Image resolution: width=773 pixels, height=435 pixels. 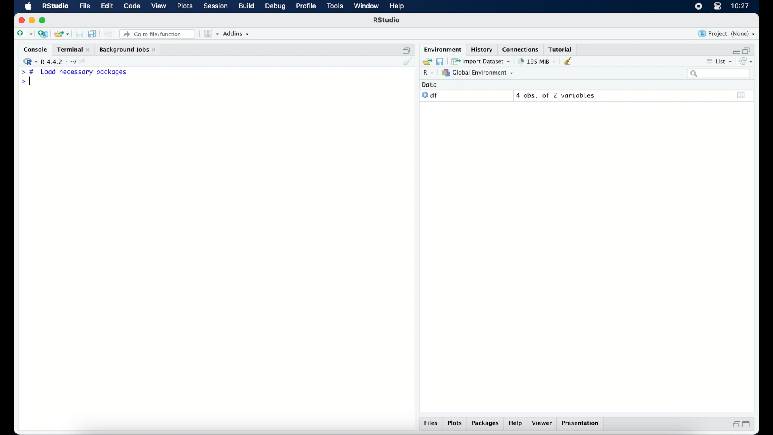 What do you see at coordinates (748, 50) in the screenshot?
I see `restore down` at bounding box center [748, 50].